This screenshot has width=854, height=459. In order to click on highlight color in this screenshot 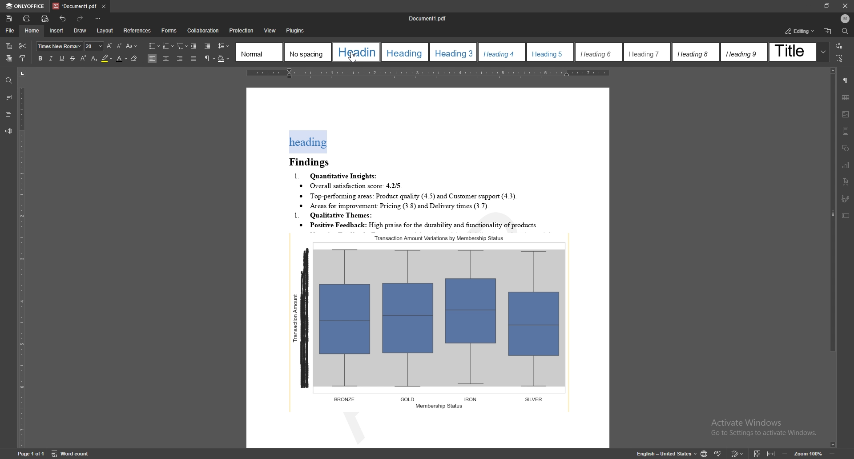, I will do `click(107, 59)`.